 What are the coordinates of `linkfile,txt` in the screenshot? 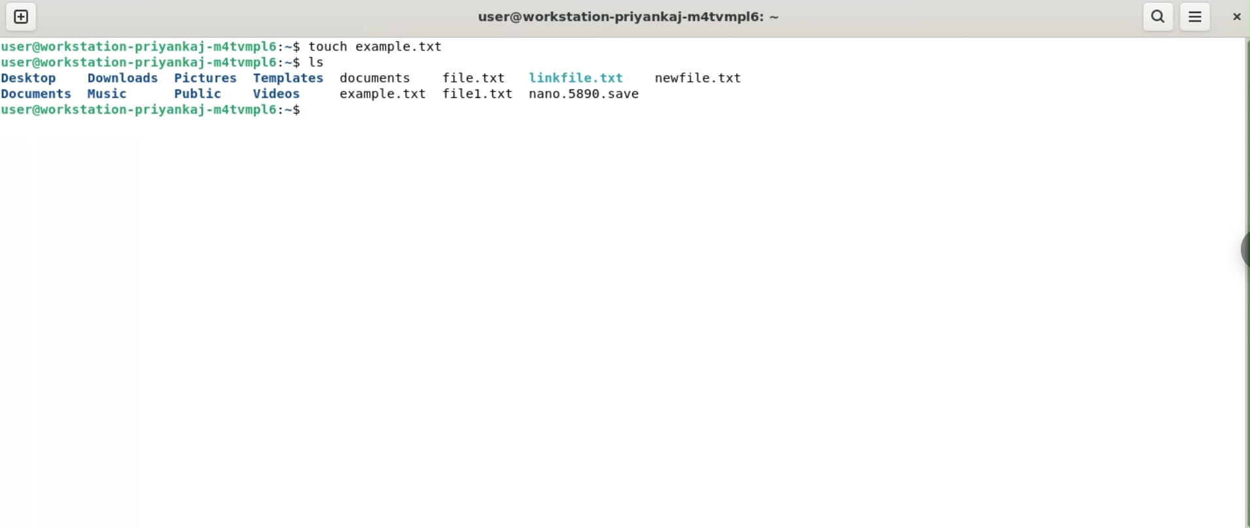 It's located at (577, 78).